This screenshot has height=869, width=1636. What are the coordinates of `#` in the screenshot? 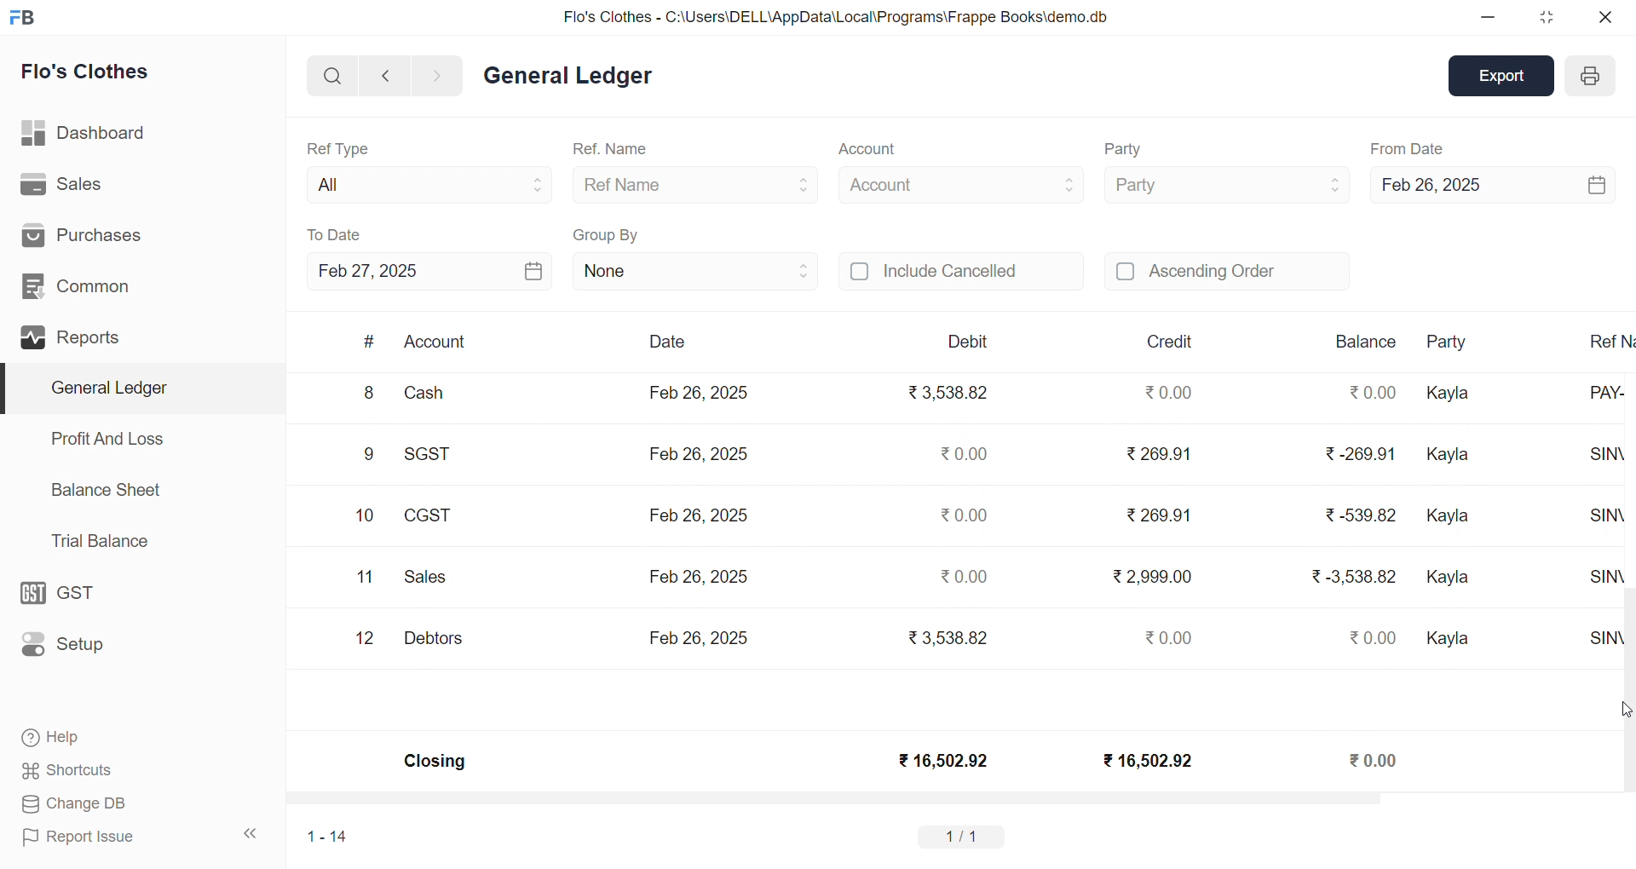 It's located at (369, 342).